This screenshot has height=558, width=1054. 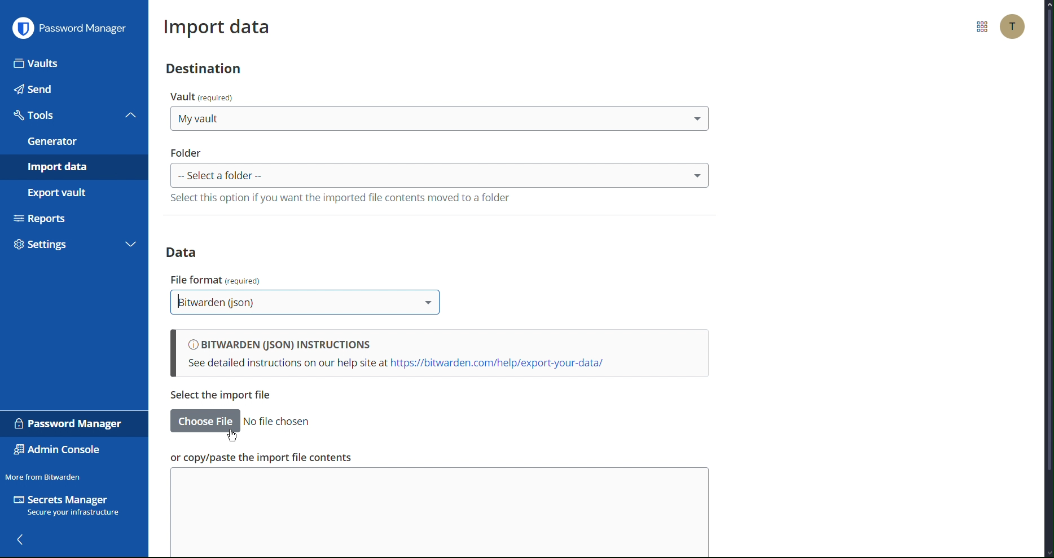 I want to click on Account, so click(x=1013, y=26).